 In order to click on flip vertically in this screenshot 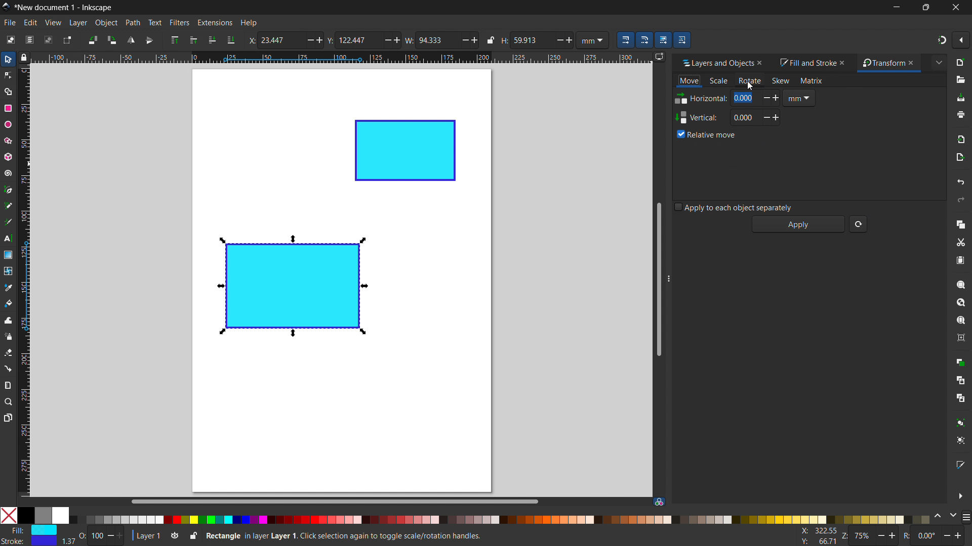, I will do `click(149, 40)`.